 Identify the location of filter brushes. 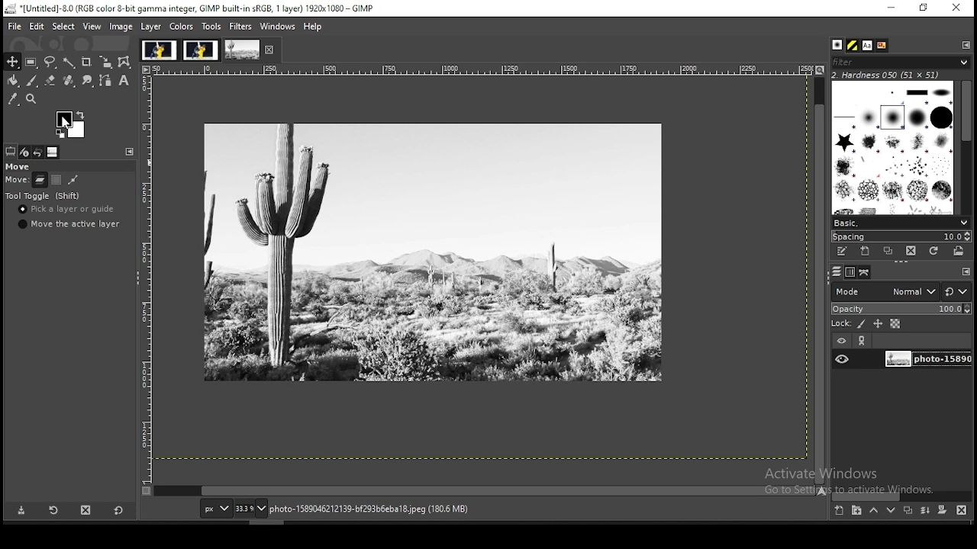
(901, 62).